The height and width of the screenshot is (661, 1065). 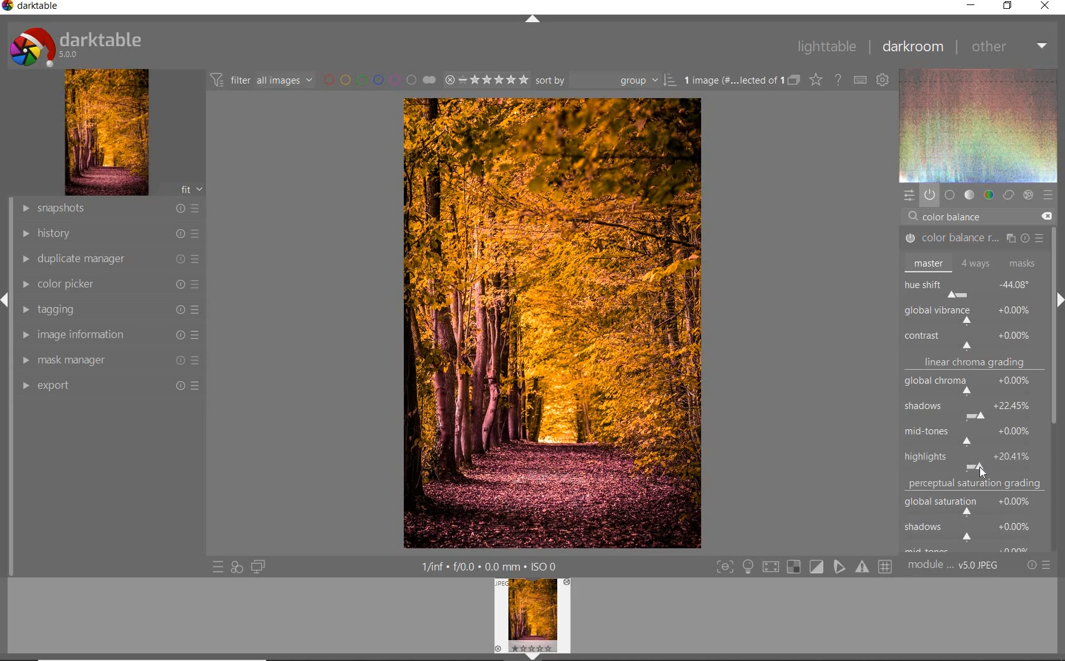 I want to click on shadows, so click(x=974, y=408).